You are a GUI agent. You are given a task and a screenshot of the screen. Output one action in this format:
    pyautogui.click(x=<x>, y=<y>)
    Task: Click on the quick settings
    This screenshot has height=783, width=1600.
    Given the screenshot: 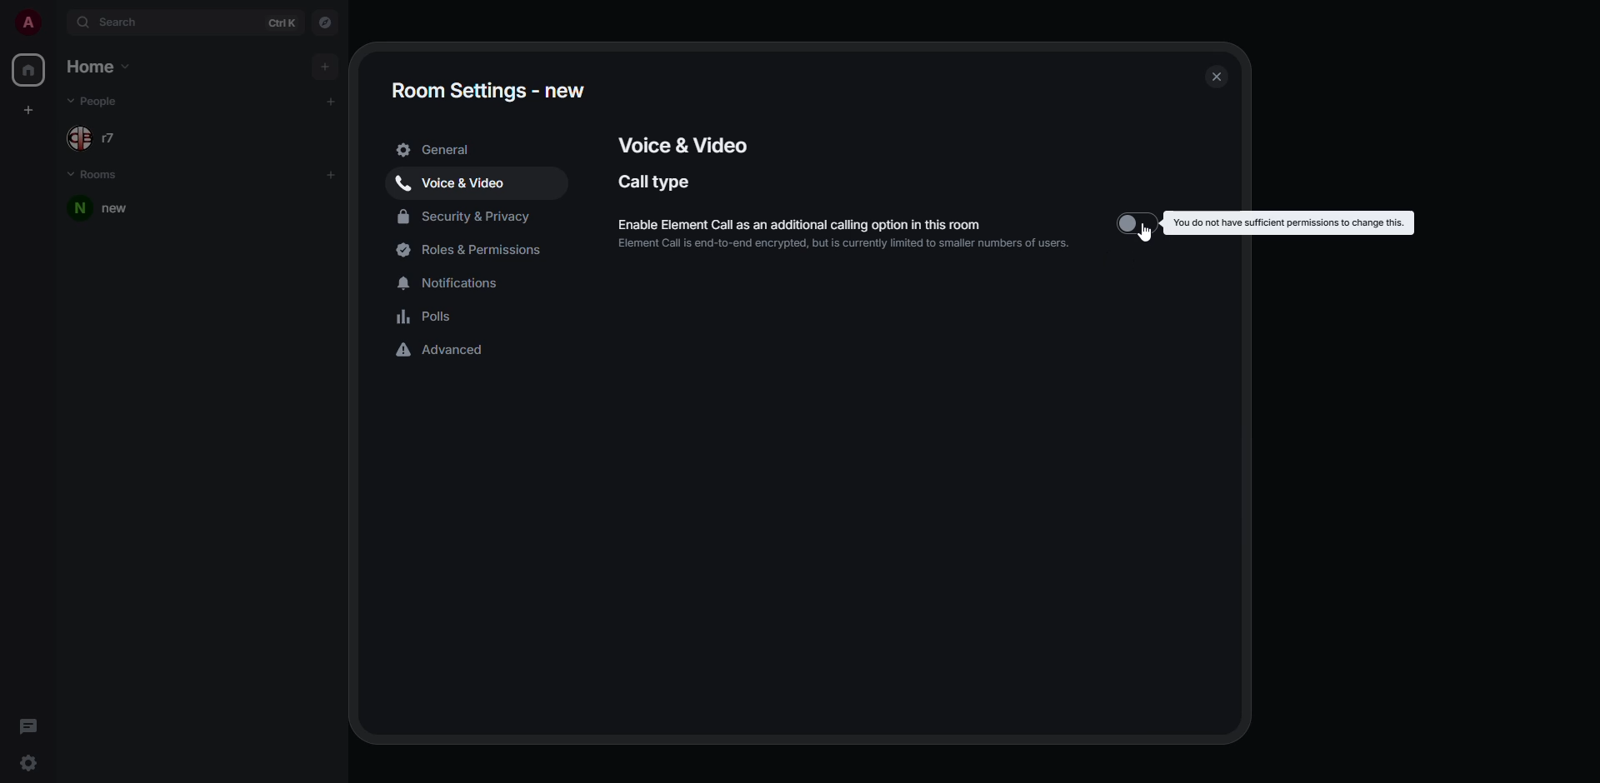 What is the action you would take?
    pyautogui.click(x=26, y=765)
    